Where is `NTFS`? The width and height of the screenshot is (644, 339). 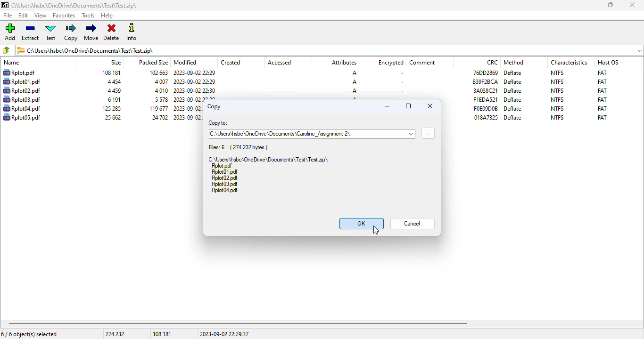 NTFS is located at coordinates (557, 82).